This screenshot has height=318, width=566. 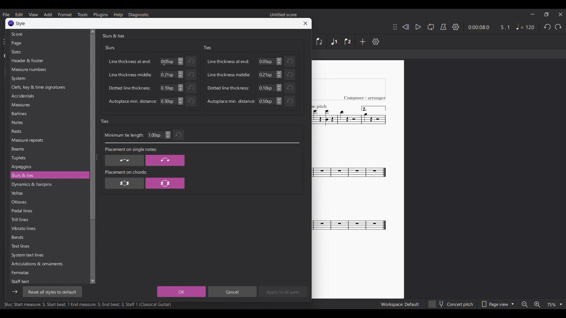 I want to click on Undo, so click(x=191, y=101).